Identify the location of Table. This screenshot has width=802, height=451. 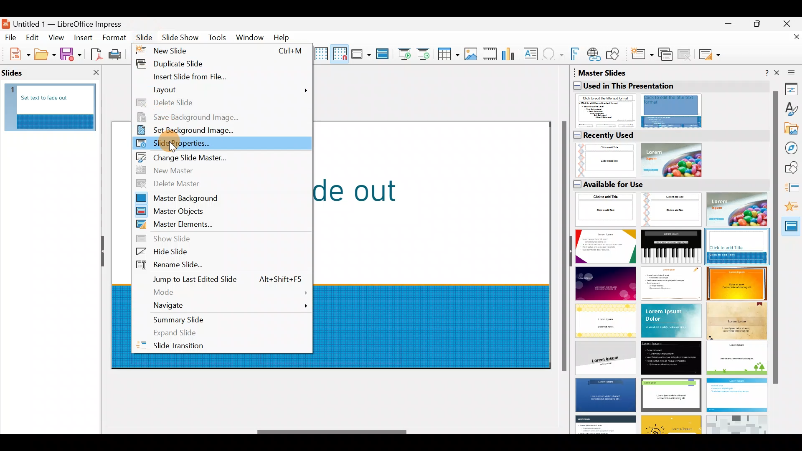
(449, 55).